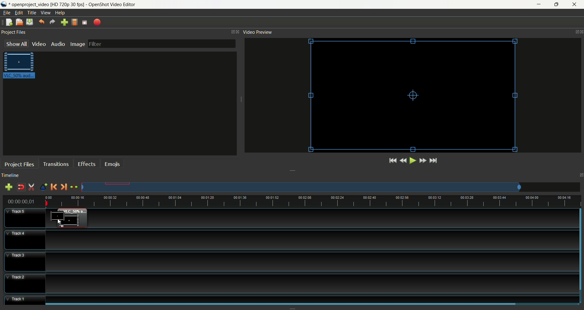 The image size is (584, 310). Describe the element at coordinates (19, 164) in the screenshot. I see `project files` at that location.